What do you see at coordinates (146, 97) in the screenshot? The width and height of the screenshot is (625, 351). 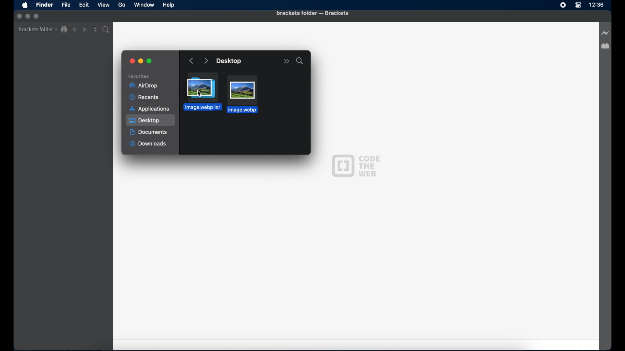 I see `recents` at bounding box center [146, 97].